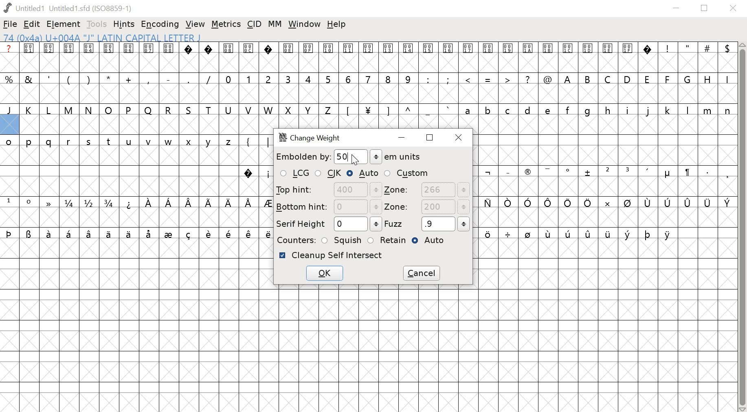 This screenshot has width=747, height=412. What do you see at coordinates (198, 203) in the screenshot?
I see `symbols` at bounding box center [198, 203].